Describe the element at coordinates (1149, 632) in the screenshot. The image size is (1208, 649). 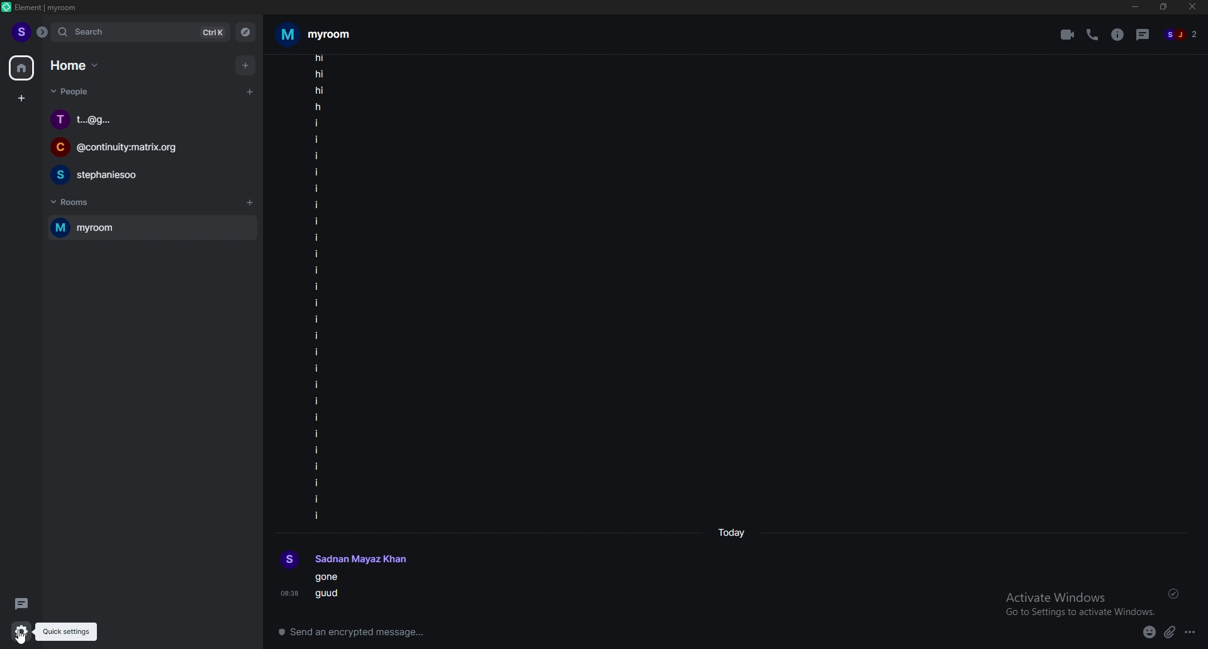
I see `emoji` at that location.